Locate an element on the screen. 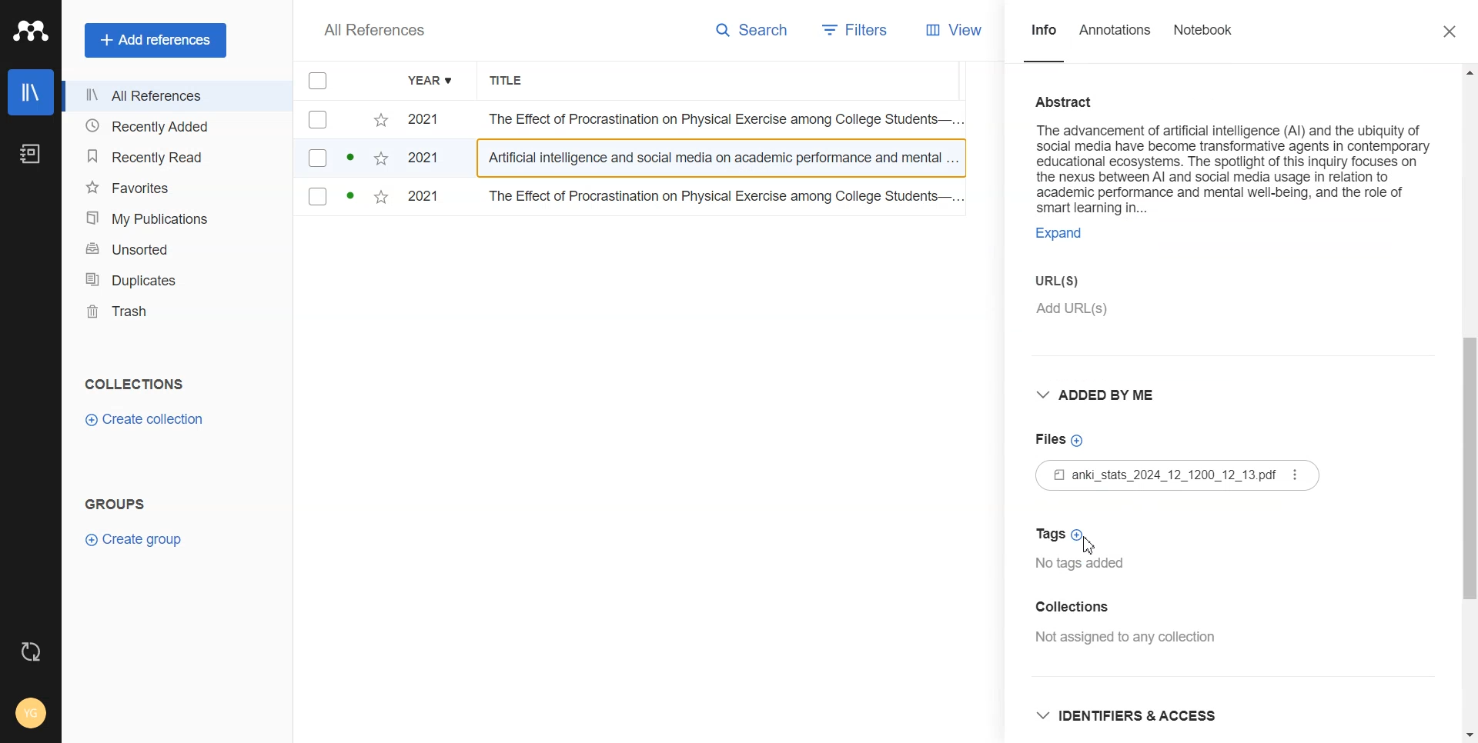 Image resolution: width=1478 pixels, height=743 pixels. Create collection is located at coordinates (144, 420).